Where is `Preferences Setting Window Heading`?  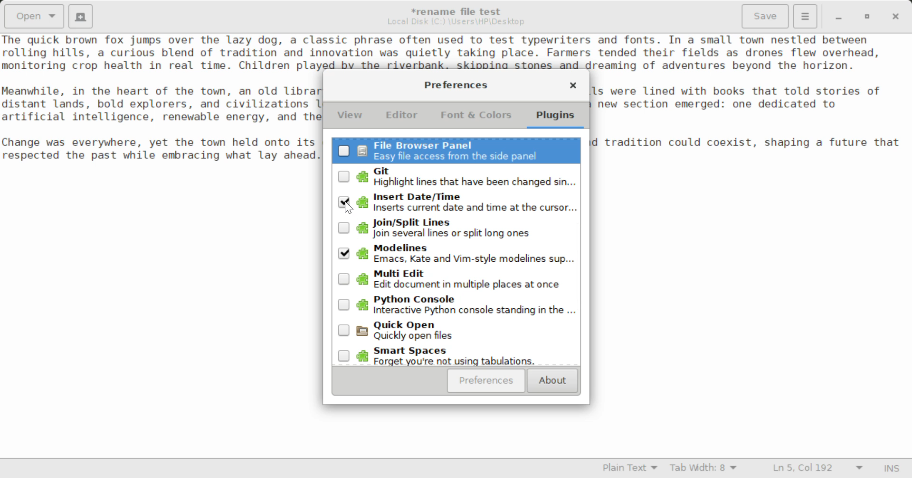 Preferences Setting Window Heading is located at coordinates (456, 85).